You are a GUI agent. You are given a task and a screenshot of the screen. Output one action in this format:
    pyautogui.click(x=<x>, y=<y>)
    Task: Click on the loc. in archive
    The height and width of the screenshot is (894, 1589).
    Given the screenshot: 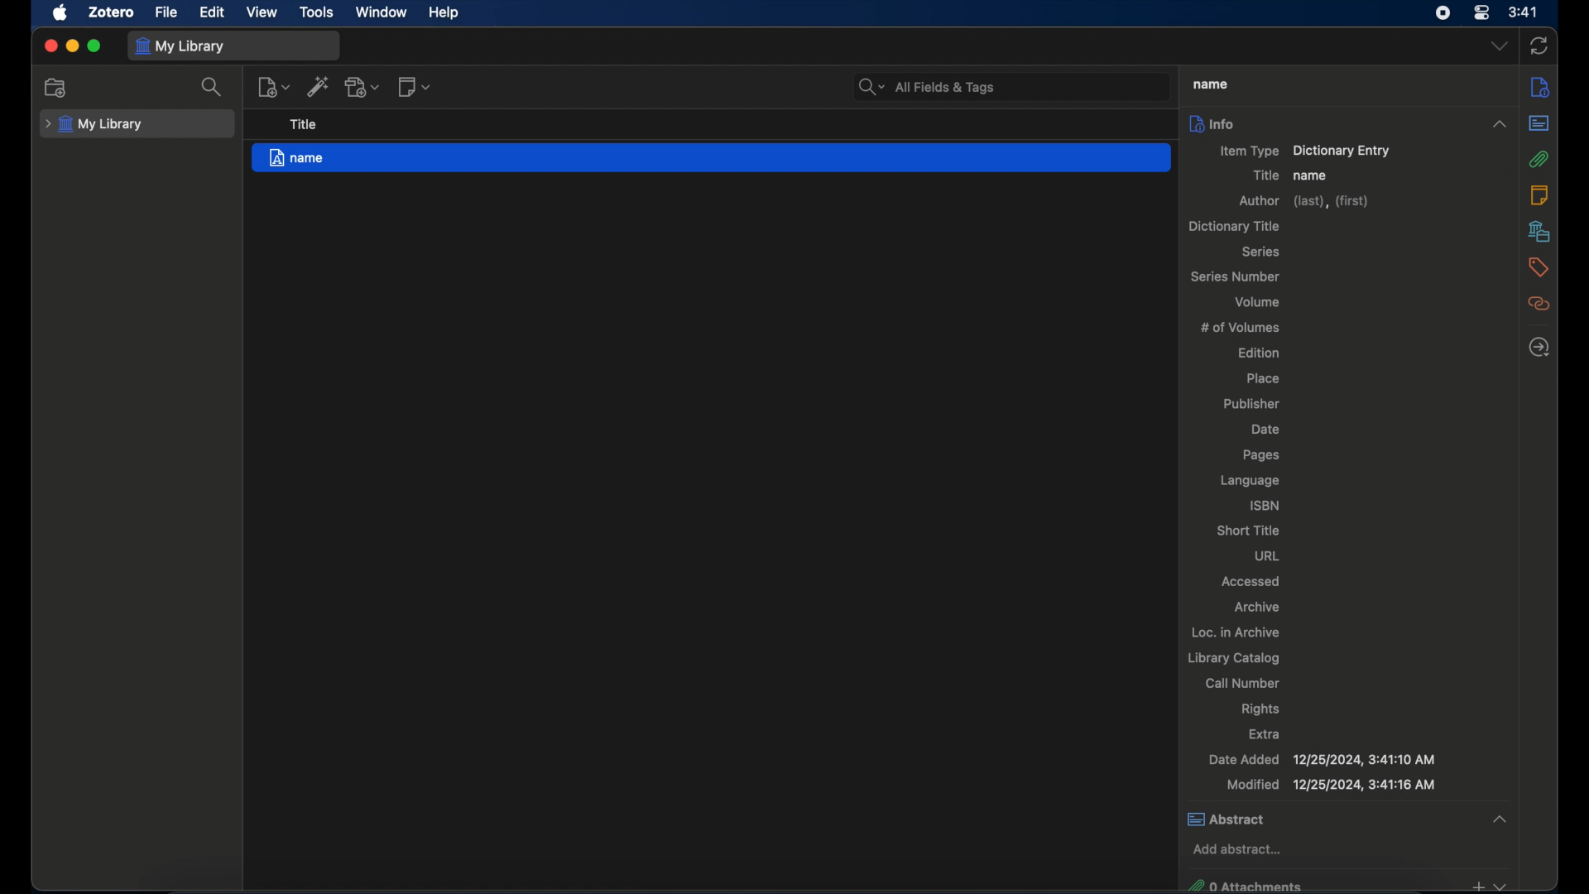 What is the action you would take?
    pyautogui.click(x=1236, y=632)
    